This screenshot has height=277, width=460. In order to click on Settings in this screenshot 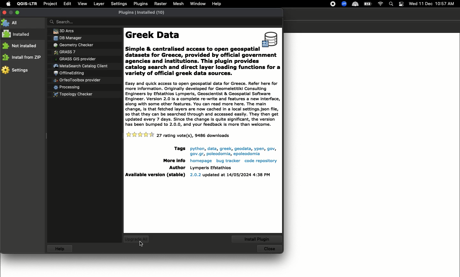, I will do `click(16, 71)`.